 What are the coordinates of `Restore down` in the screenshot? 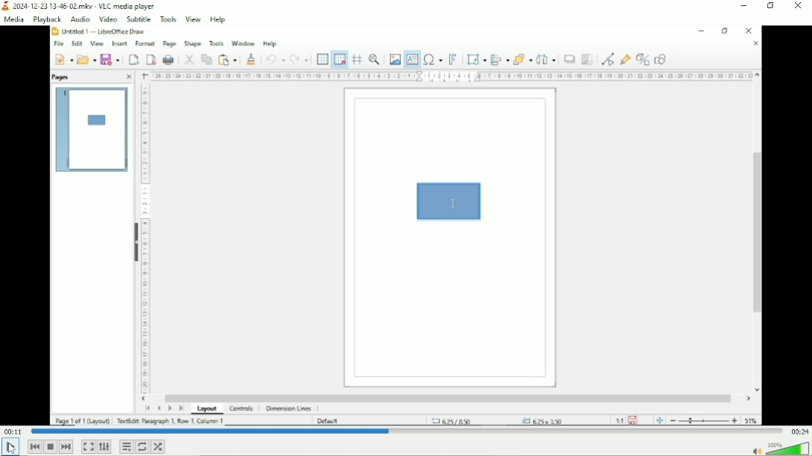 It's located at (770, 7).